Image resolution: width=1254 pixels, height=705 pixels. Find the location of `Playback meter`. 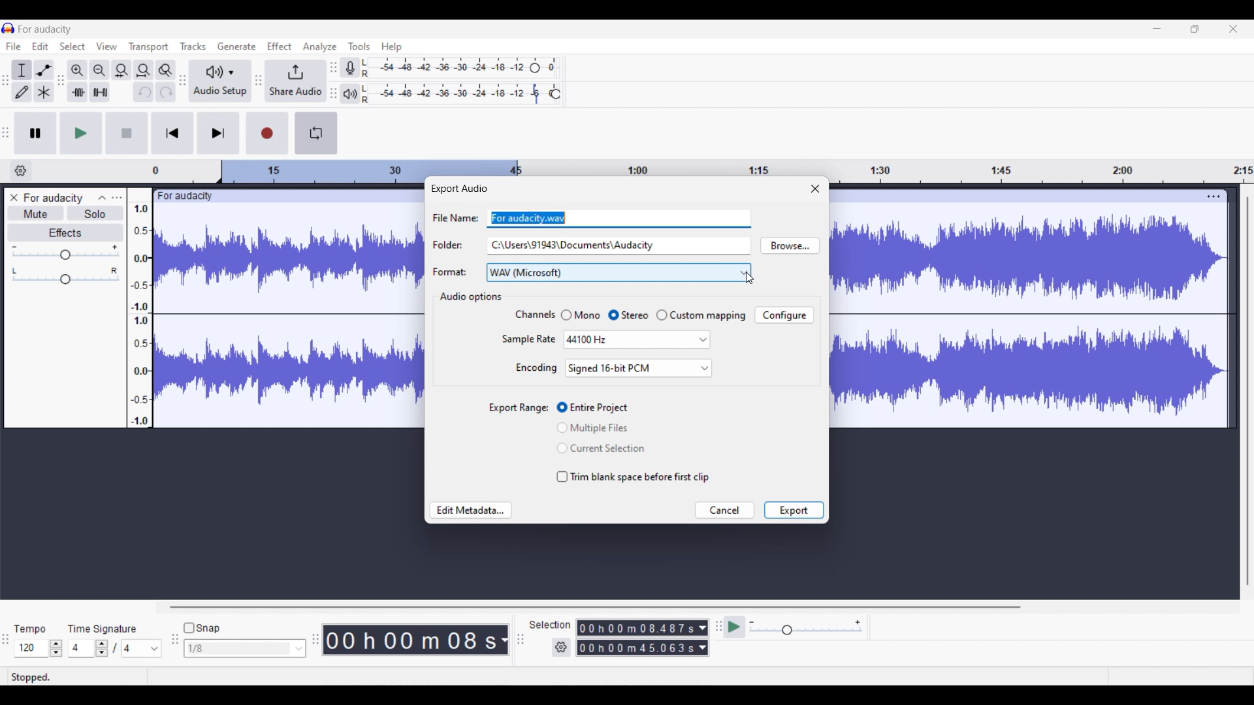

Playback meter is located at coordinates (349, 94).